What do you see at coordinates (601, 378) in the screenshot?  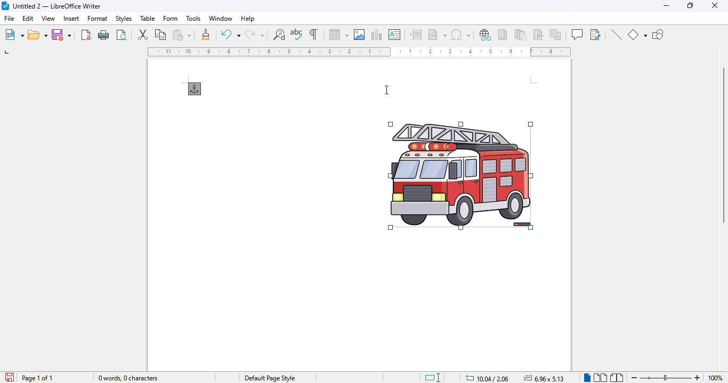 I see `multi-page view` at bounding box center [601, 378].